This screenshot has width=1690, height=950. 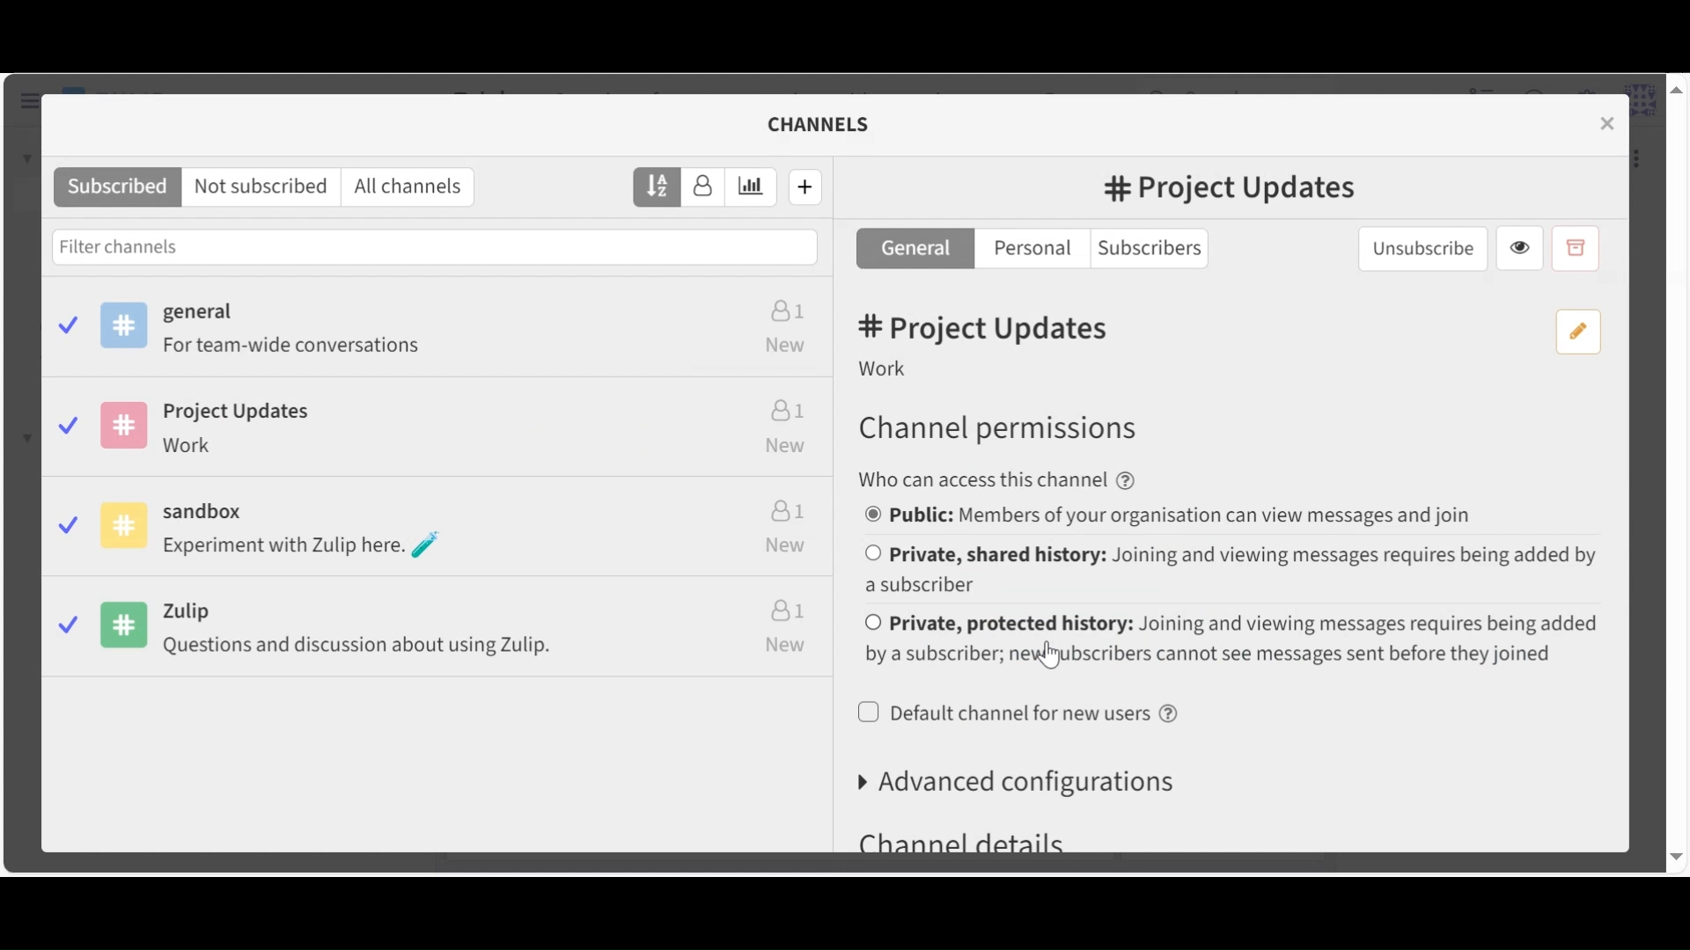 I want to click on Advanced configurations, so click(x=1038, y=782).